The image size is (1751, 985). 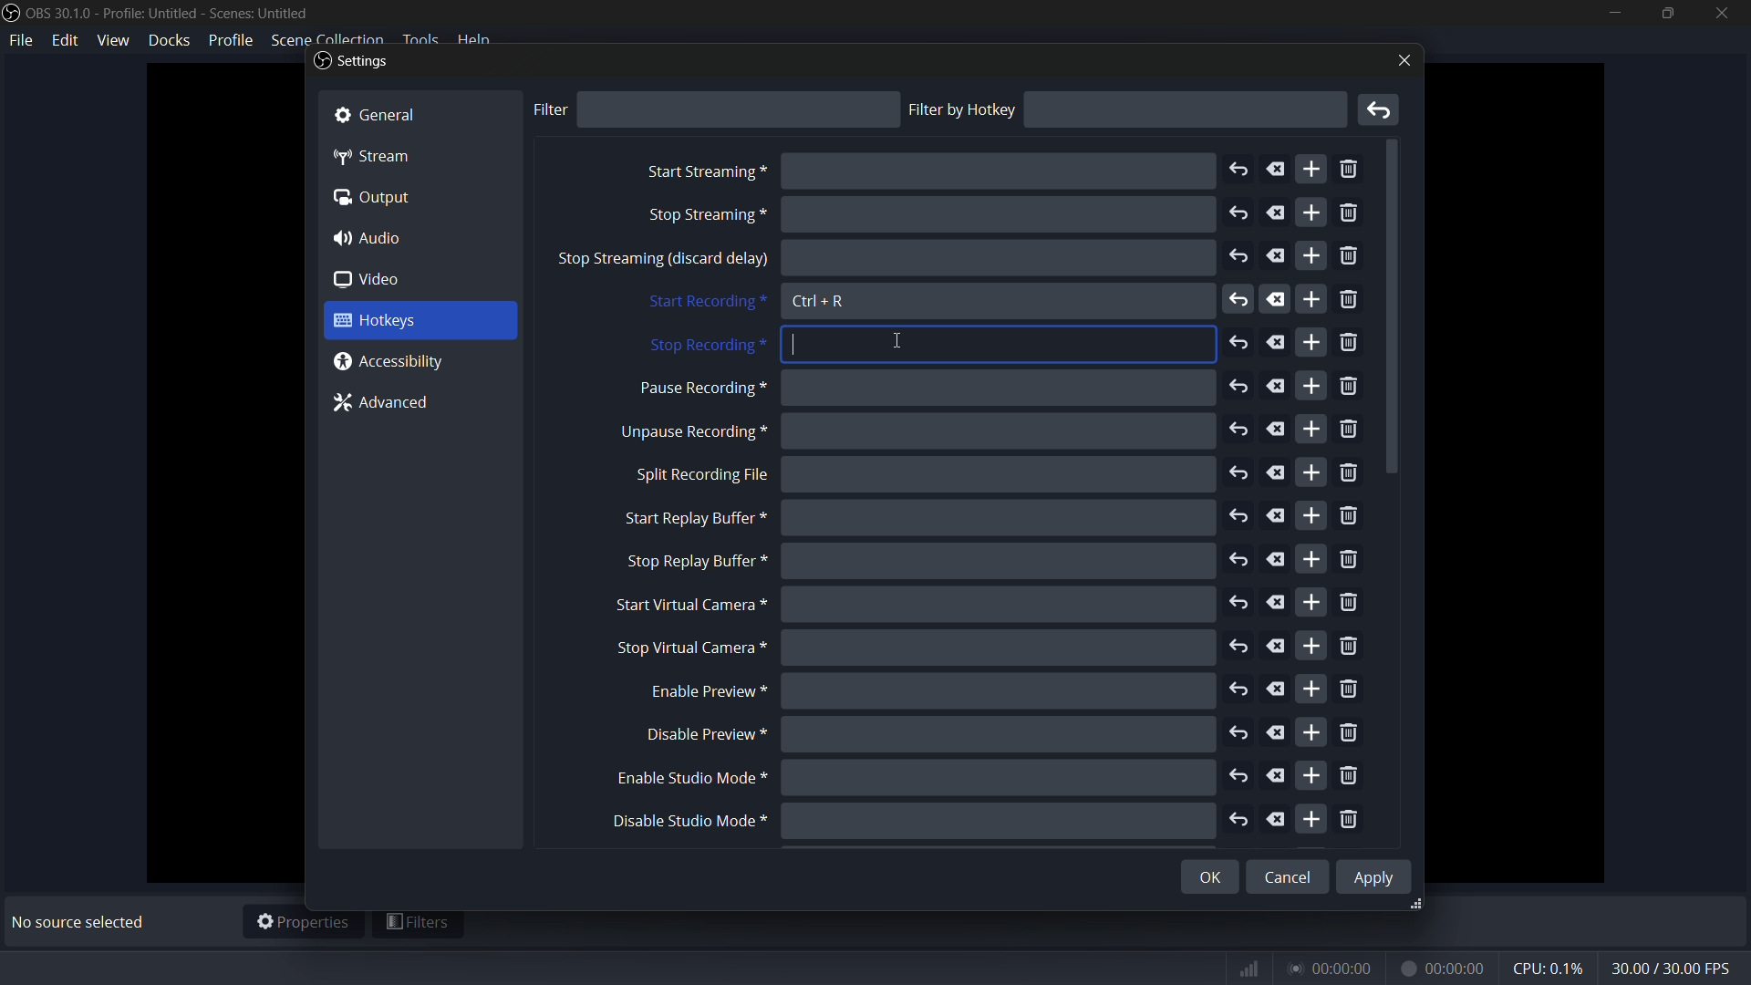 What do you see at coordinates (687, 518) in the screenshot?
I see `start replay buffer` at bounding box center [687, 518].